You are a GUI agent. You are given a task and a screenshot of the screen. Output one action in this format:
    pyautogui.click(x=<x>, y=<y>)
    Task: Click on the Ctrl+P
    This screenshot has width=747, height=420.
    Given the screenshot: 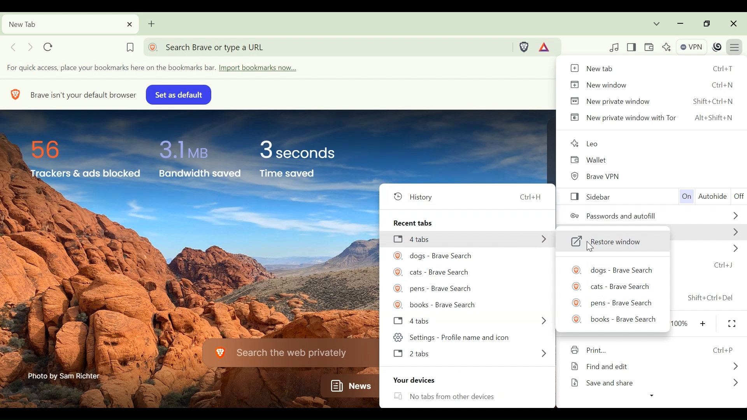 What is the action you would take?
    pyautogui.click(x=721, y=350)
    